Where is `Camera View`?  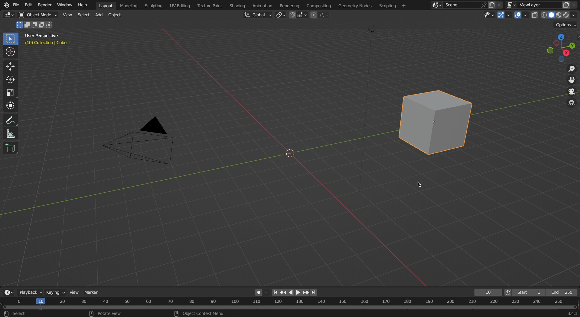 Camera View is located at coordinates (571, 93).